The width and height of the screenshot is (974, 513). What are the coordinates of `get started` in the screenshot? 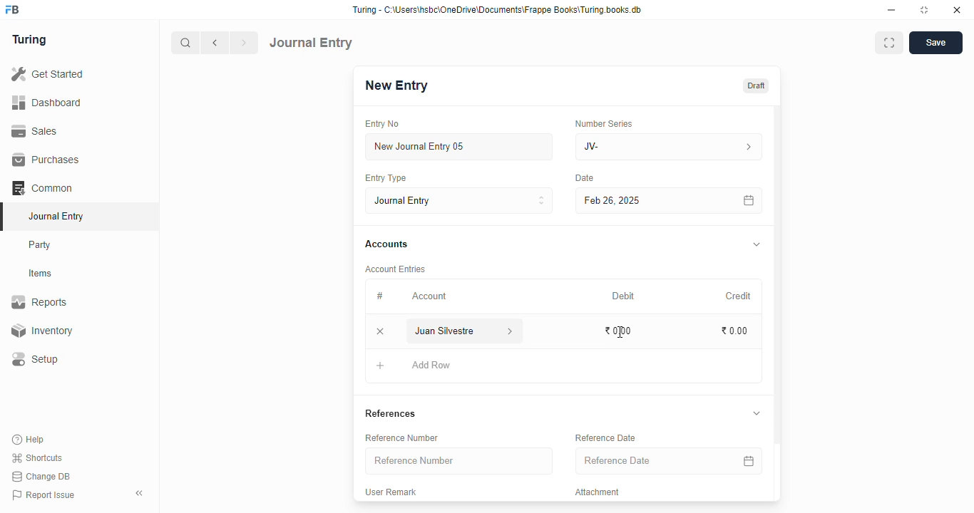 It's located at (48, 74).